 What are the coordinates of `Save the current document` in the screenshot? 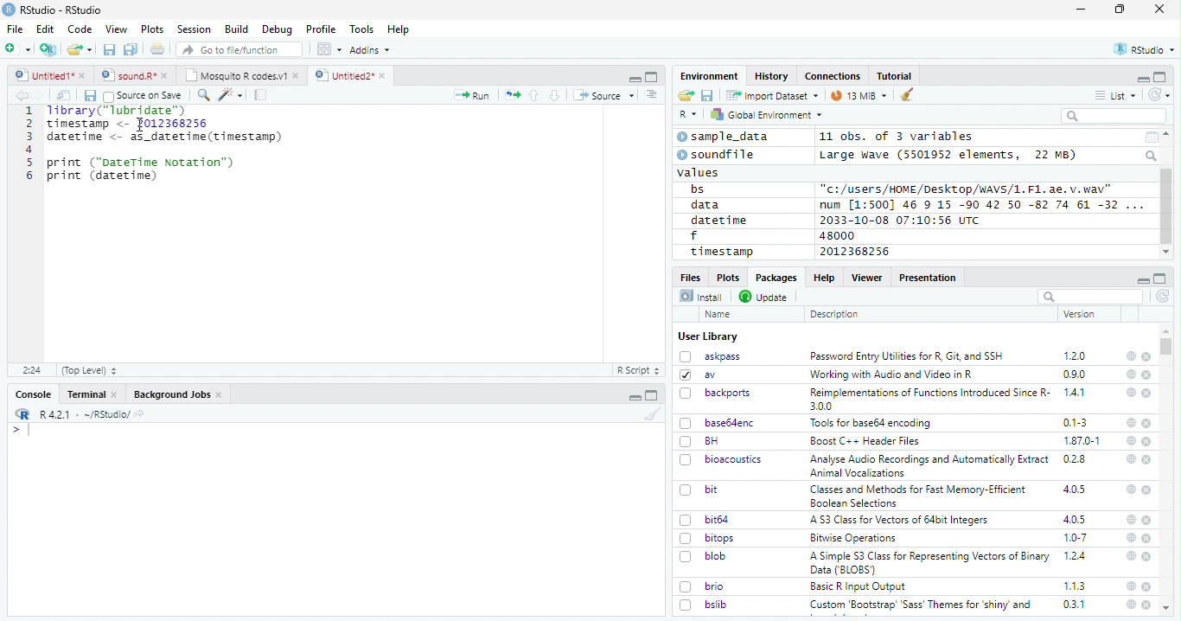 It's located at (110, 50).